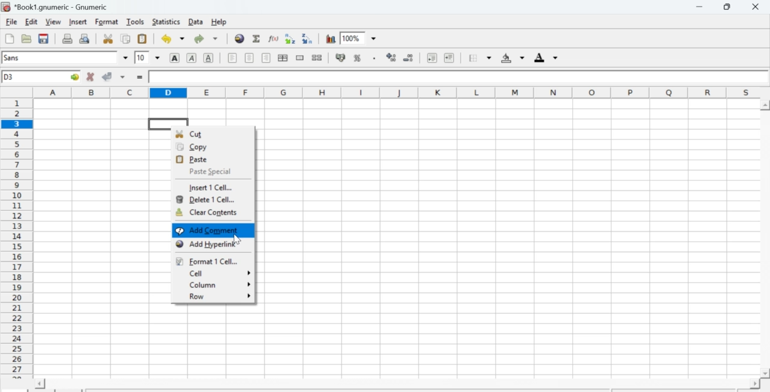  I want to click on Bold, so click(173, 58).